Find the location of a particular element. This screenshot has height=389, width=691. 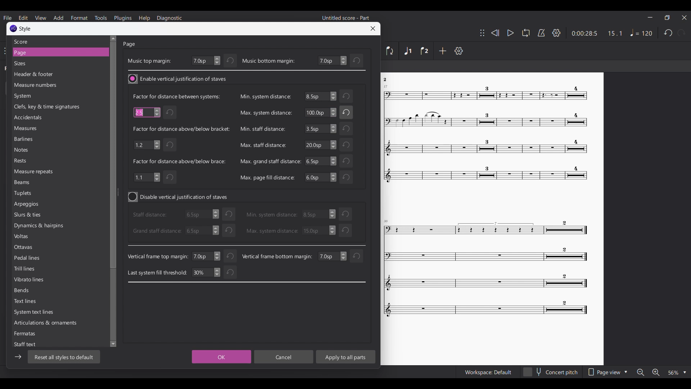

Zoom in is located at coordinates (656, 372).